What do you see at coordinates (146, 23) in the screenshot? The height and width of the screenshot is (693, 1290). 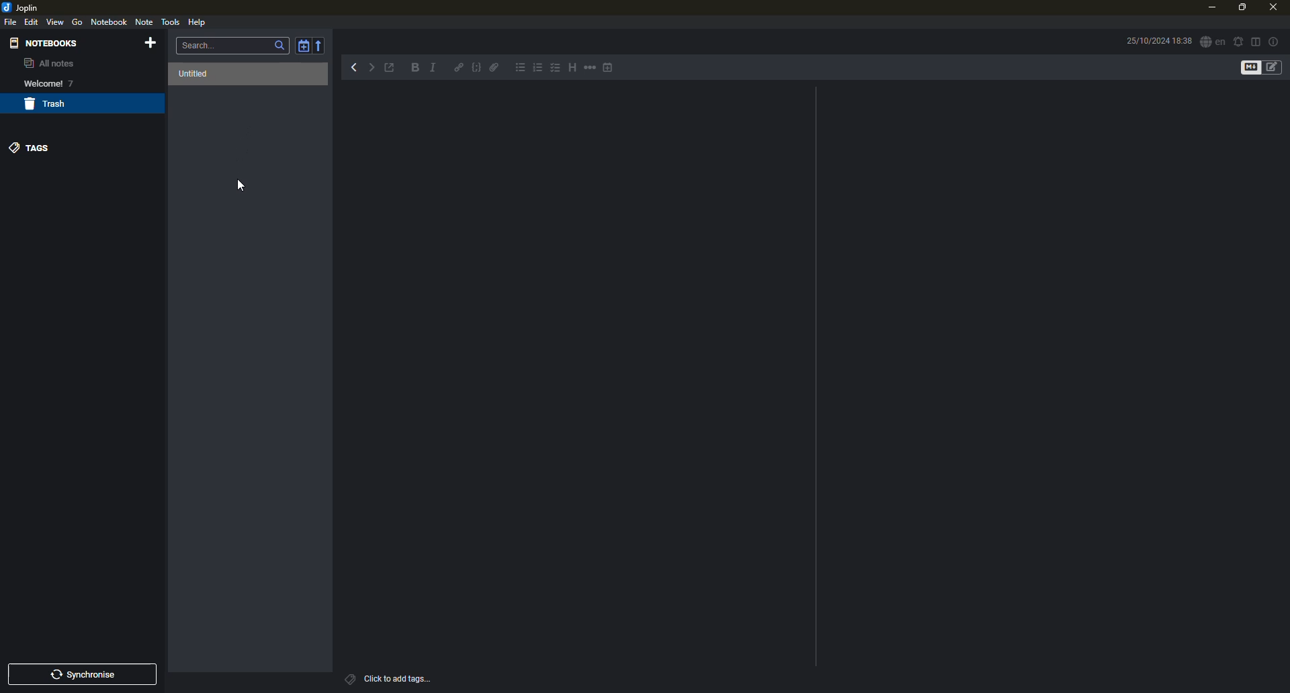 I see `note` at bounding box center [146, 23].